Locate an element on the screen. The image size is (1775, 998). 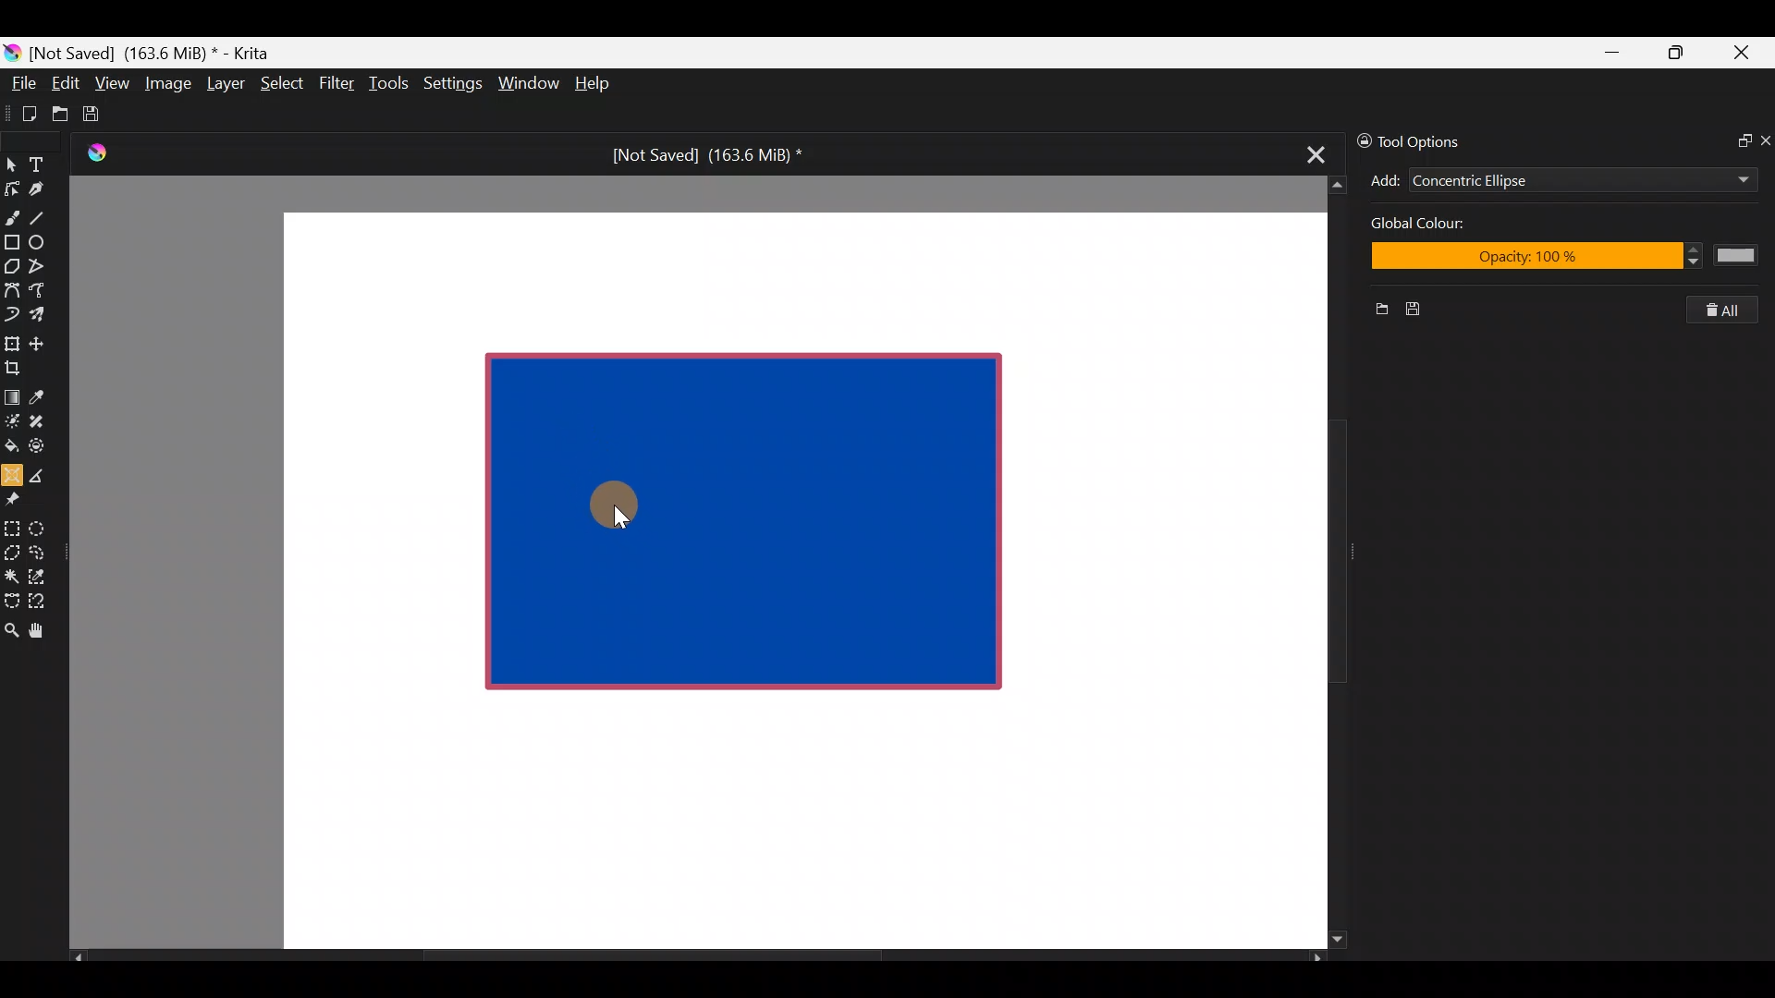
Freehand path tool is located at coordinates (46, 292).